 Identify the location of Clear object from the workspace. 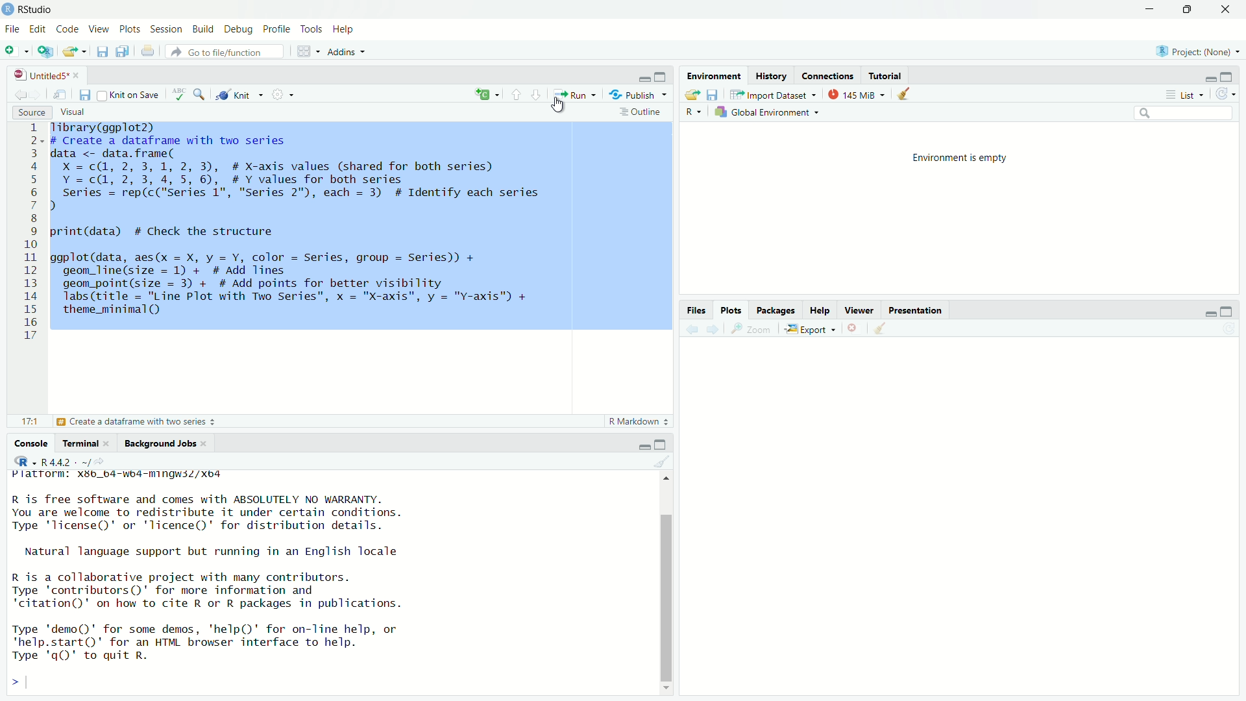
(662, 461).